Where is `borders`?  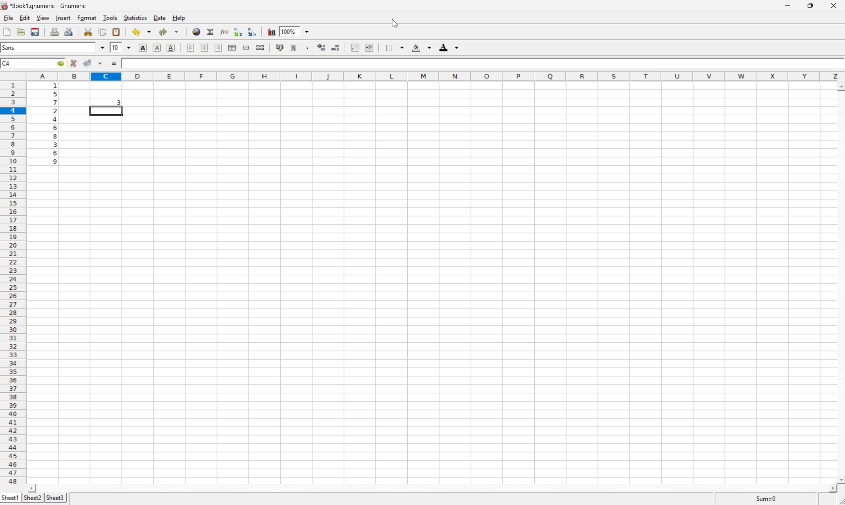
borders is located at coordinates (394, 48).